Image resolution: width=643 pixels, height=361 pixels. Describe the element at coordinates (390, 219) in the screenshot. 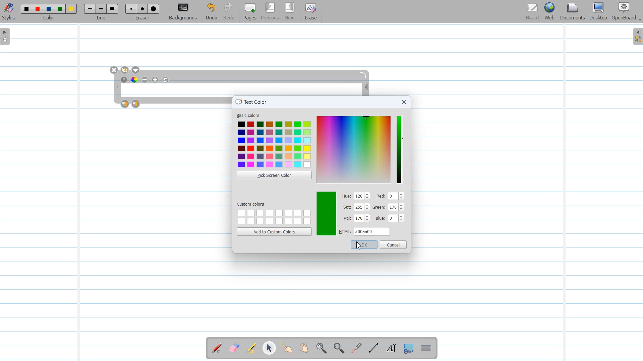

I see `Blue pigment adjuster` at that location.